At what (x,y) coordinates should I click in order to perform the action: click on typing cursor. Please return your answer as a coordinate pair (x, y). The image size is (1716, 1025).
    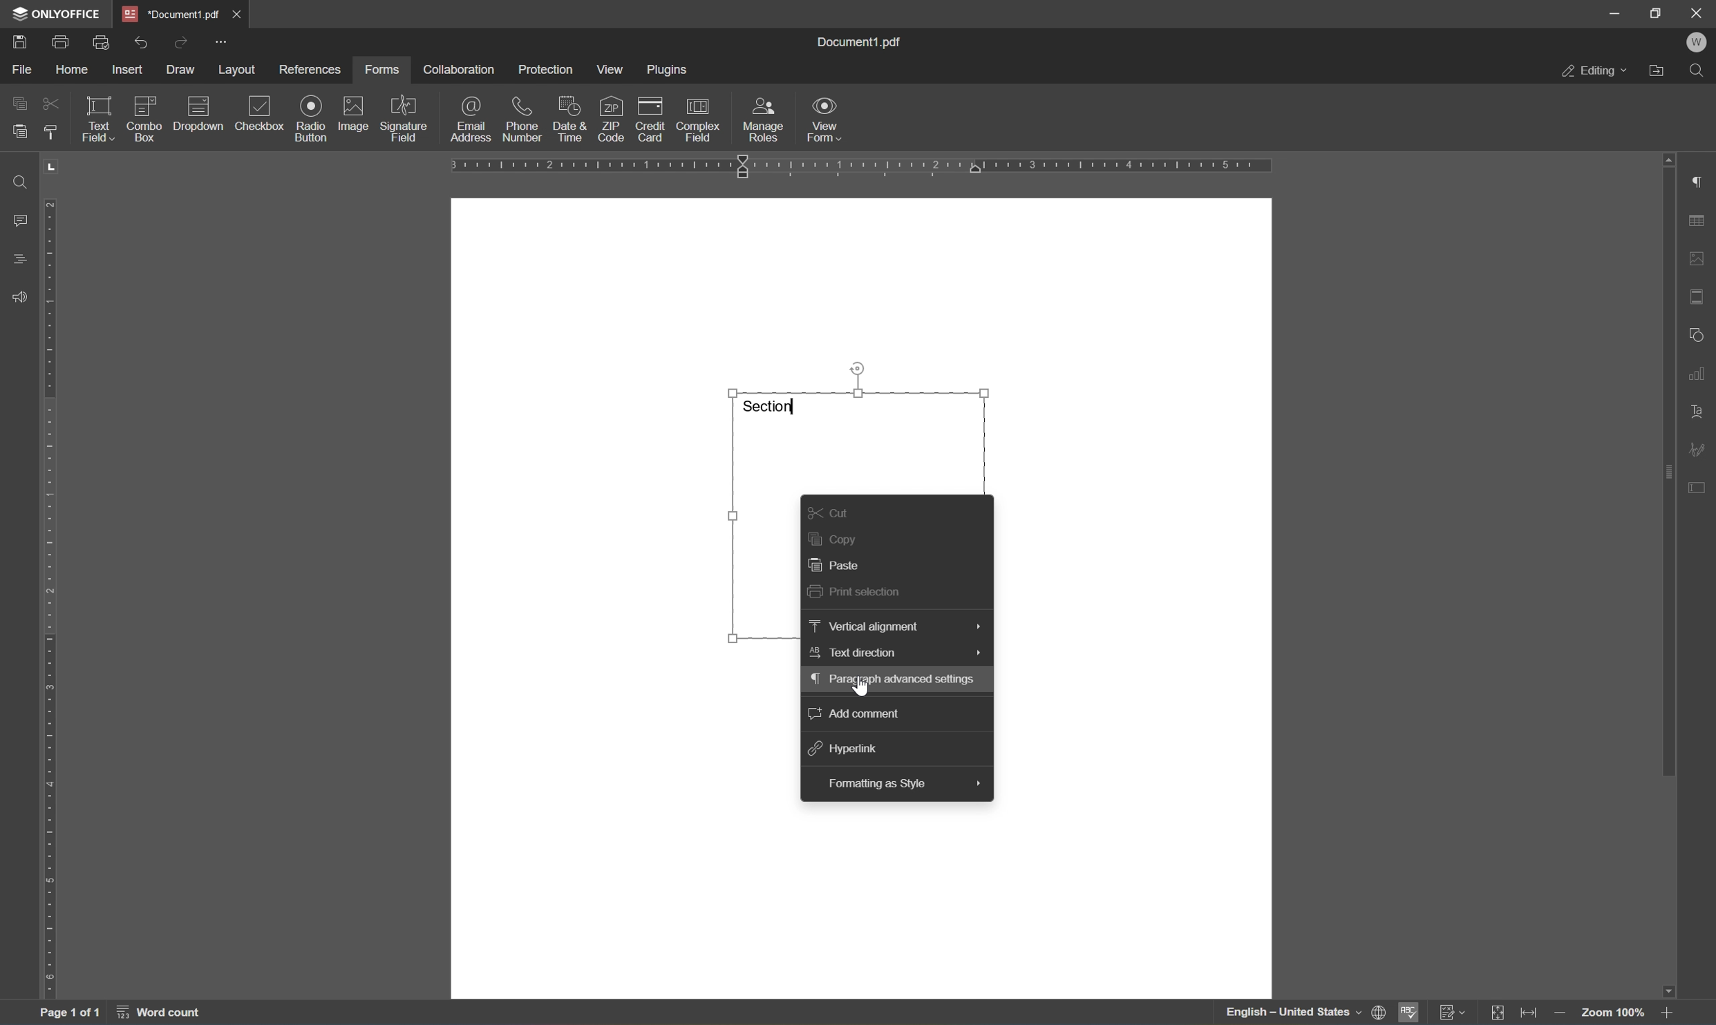
    Looking at the image, I should click on (796, 404).